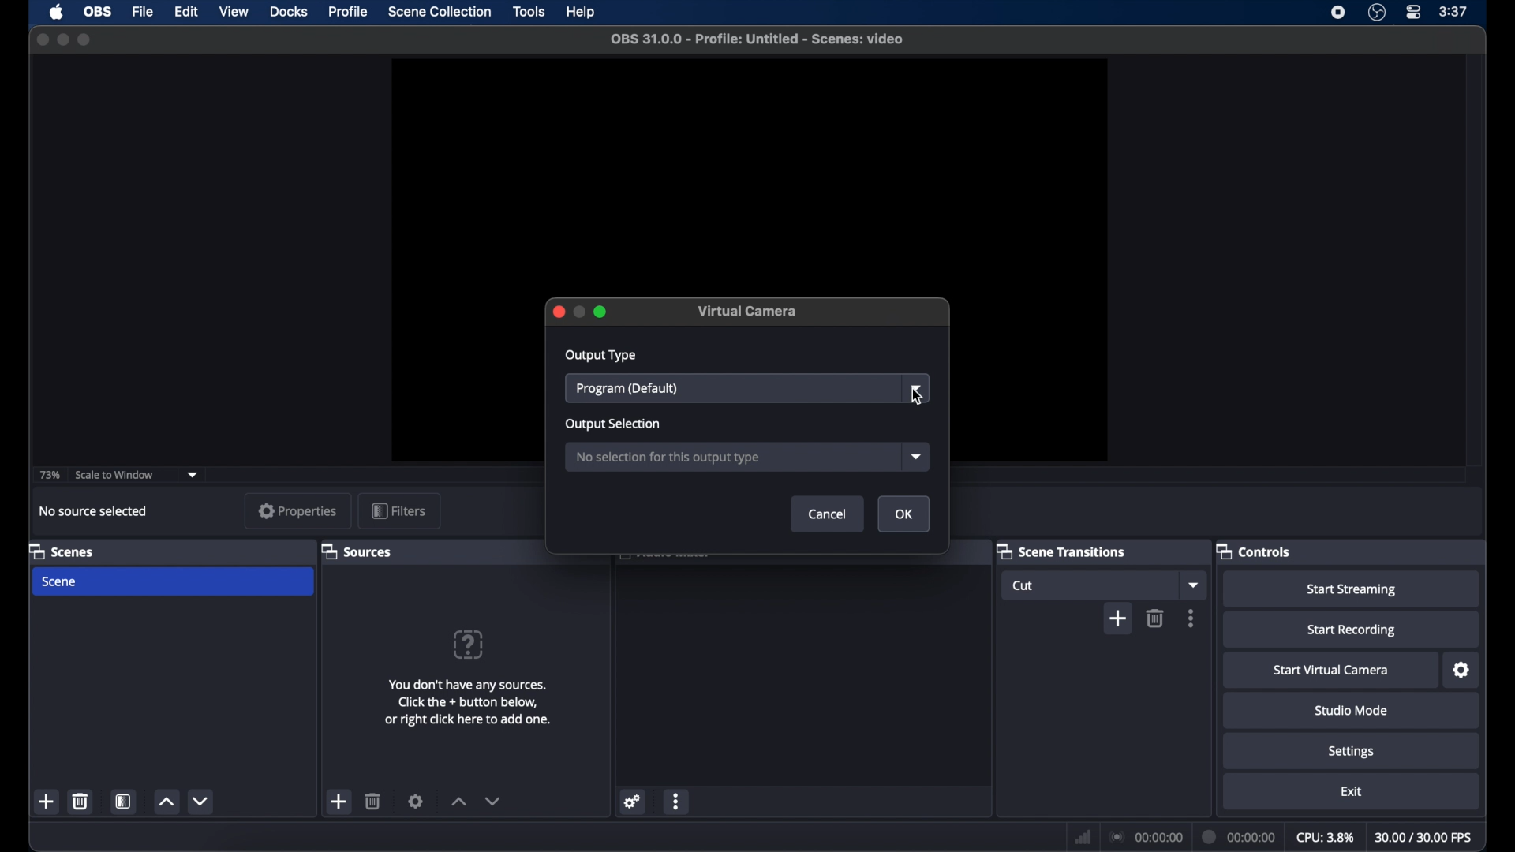  I want to click on studio mode, so click(1353, 711).